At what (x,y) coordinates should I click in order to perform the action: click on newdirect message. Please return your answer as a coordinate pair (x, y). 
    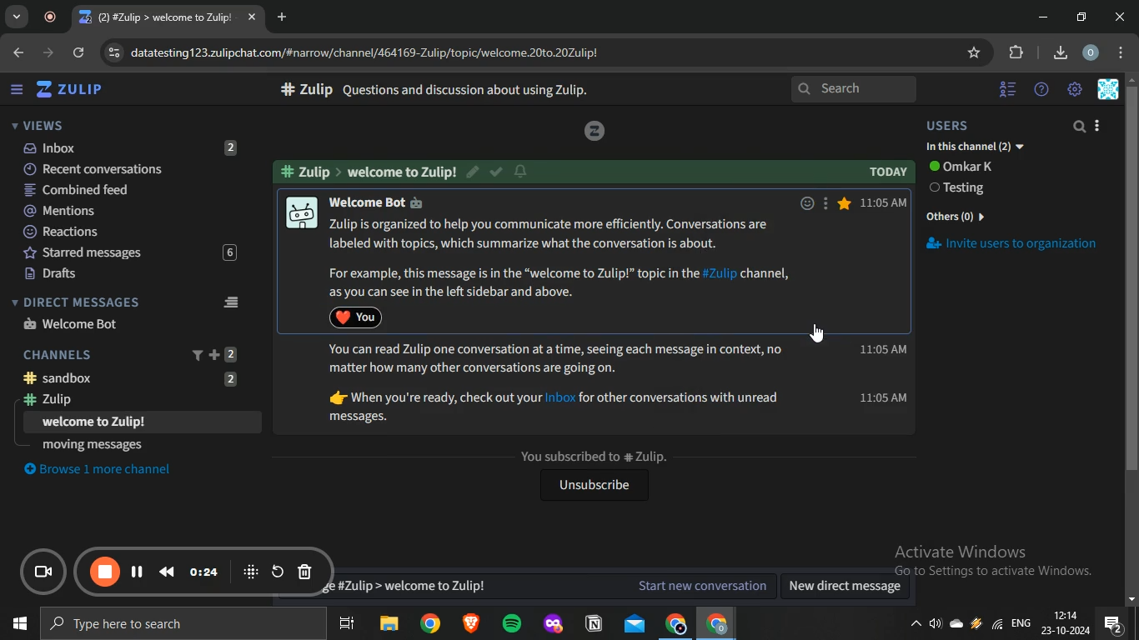
    Looking at the image, I should click on (850, 587).